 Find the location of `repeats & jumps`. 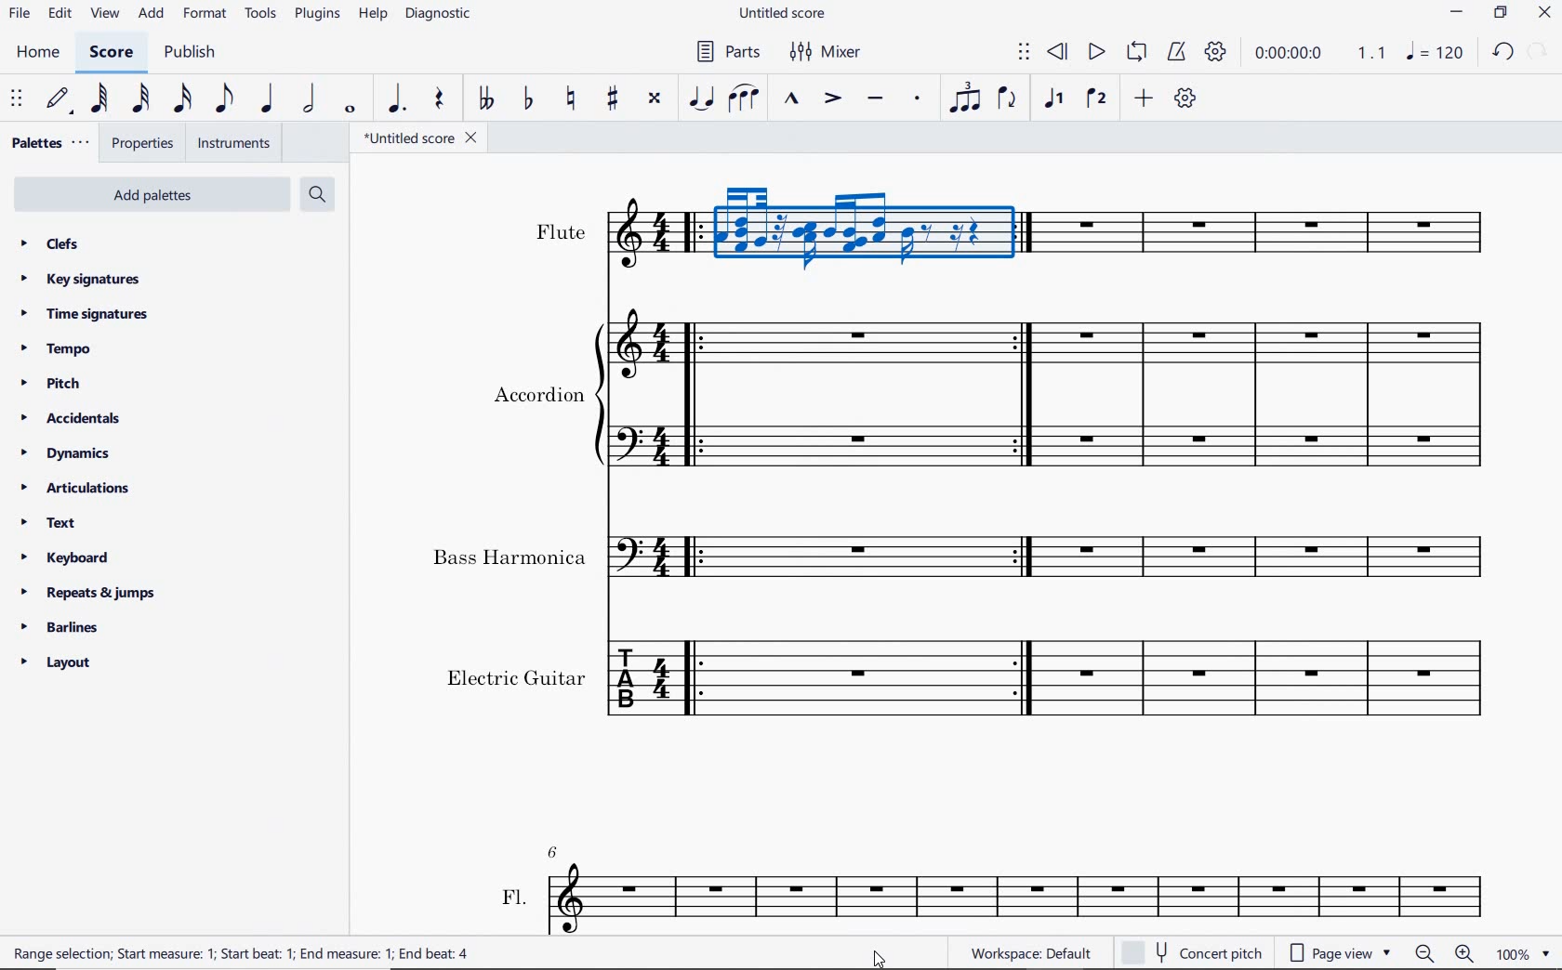

repeats & jumps is located at coordinates (94, 594).